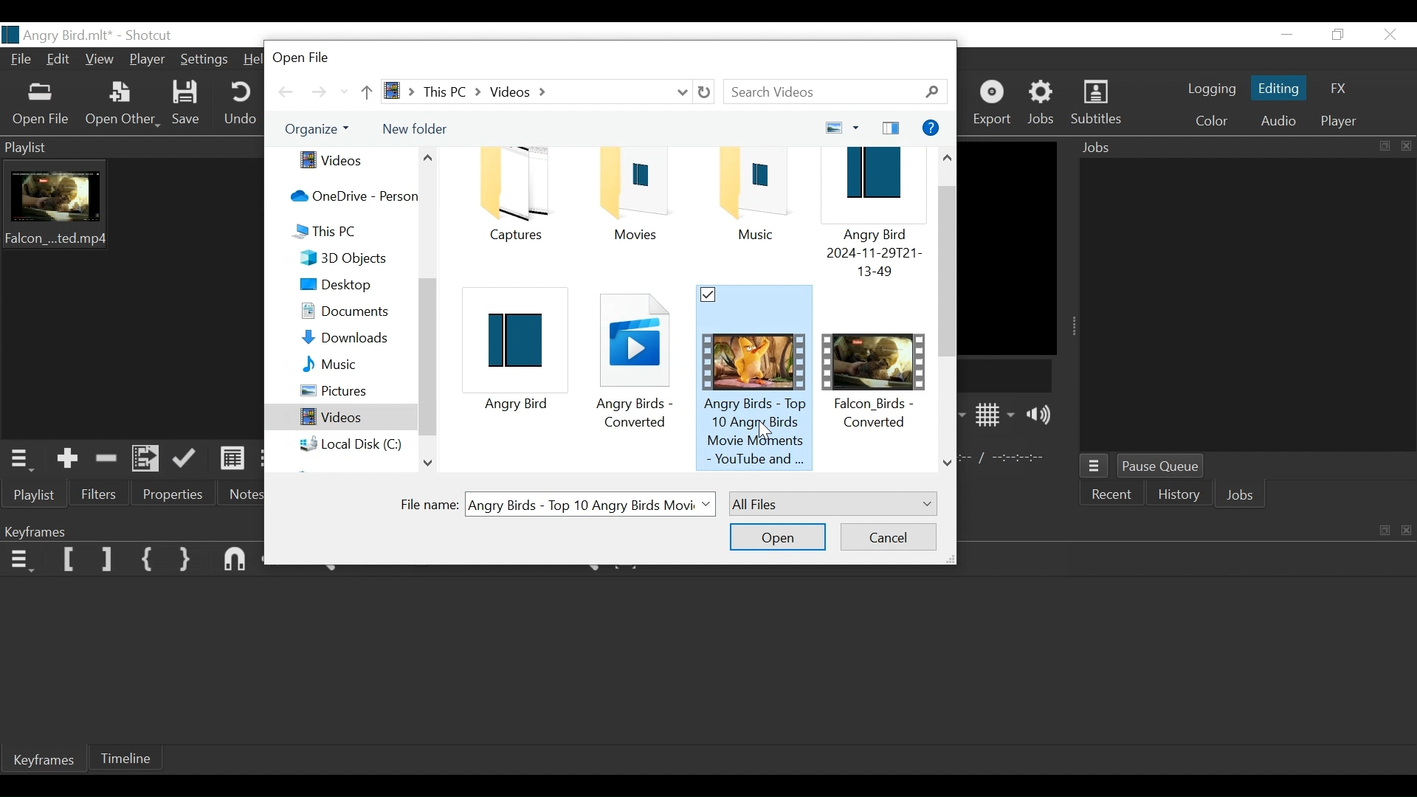 The height and width of the screenshot is (797, 1417). I want to click on Open Other, so click(122, 105).